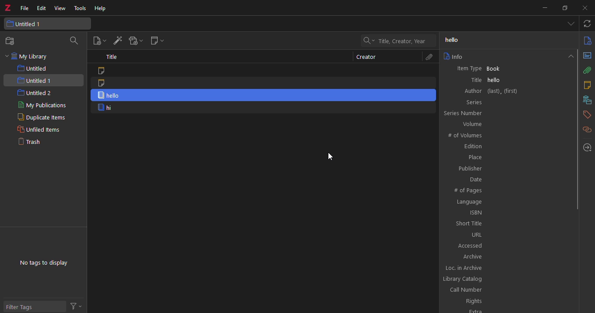  What do you see at coordinates (507, 147) in the screenshot?
I see `Edition` at bounding box center [507, 147].